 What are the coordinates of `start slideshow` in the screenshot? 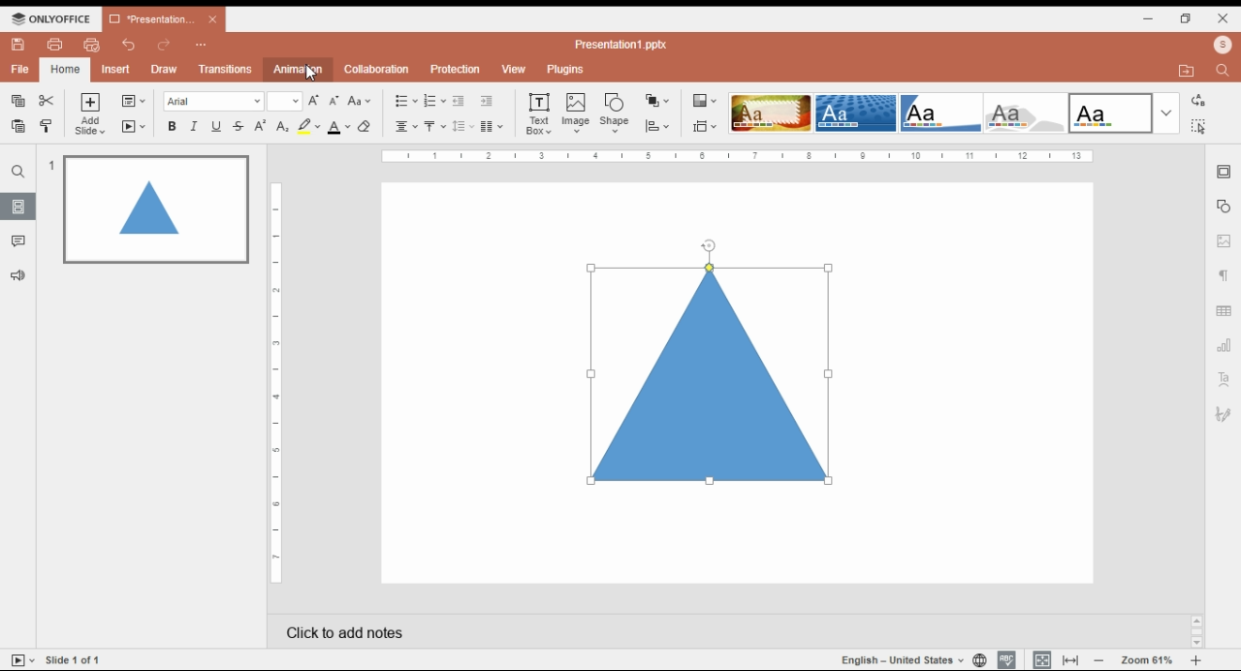 It's located at (132, 126).